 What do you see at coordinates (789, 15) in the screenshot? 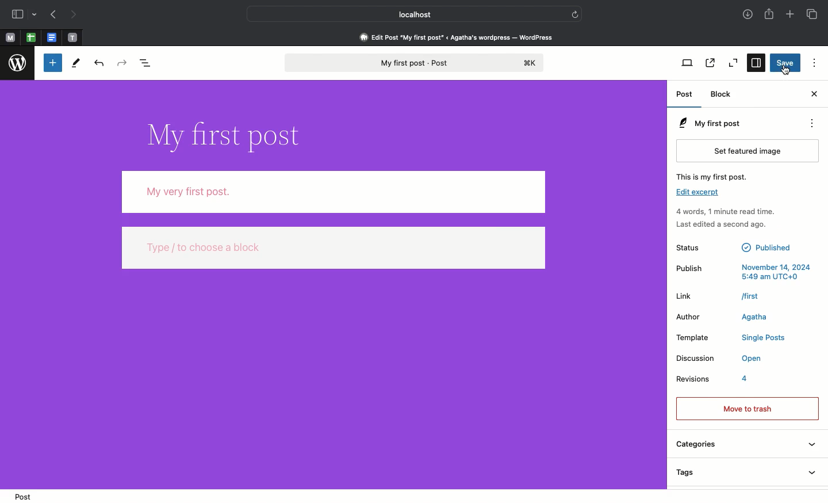
I see `Add new tab` at bounding box center [789, 15].